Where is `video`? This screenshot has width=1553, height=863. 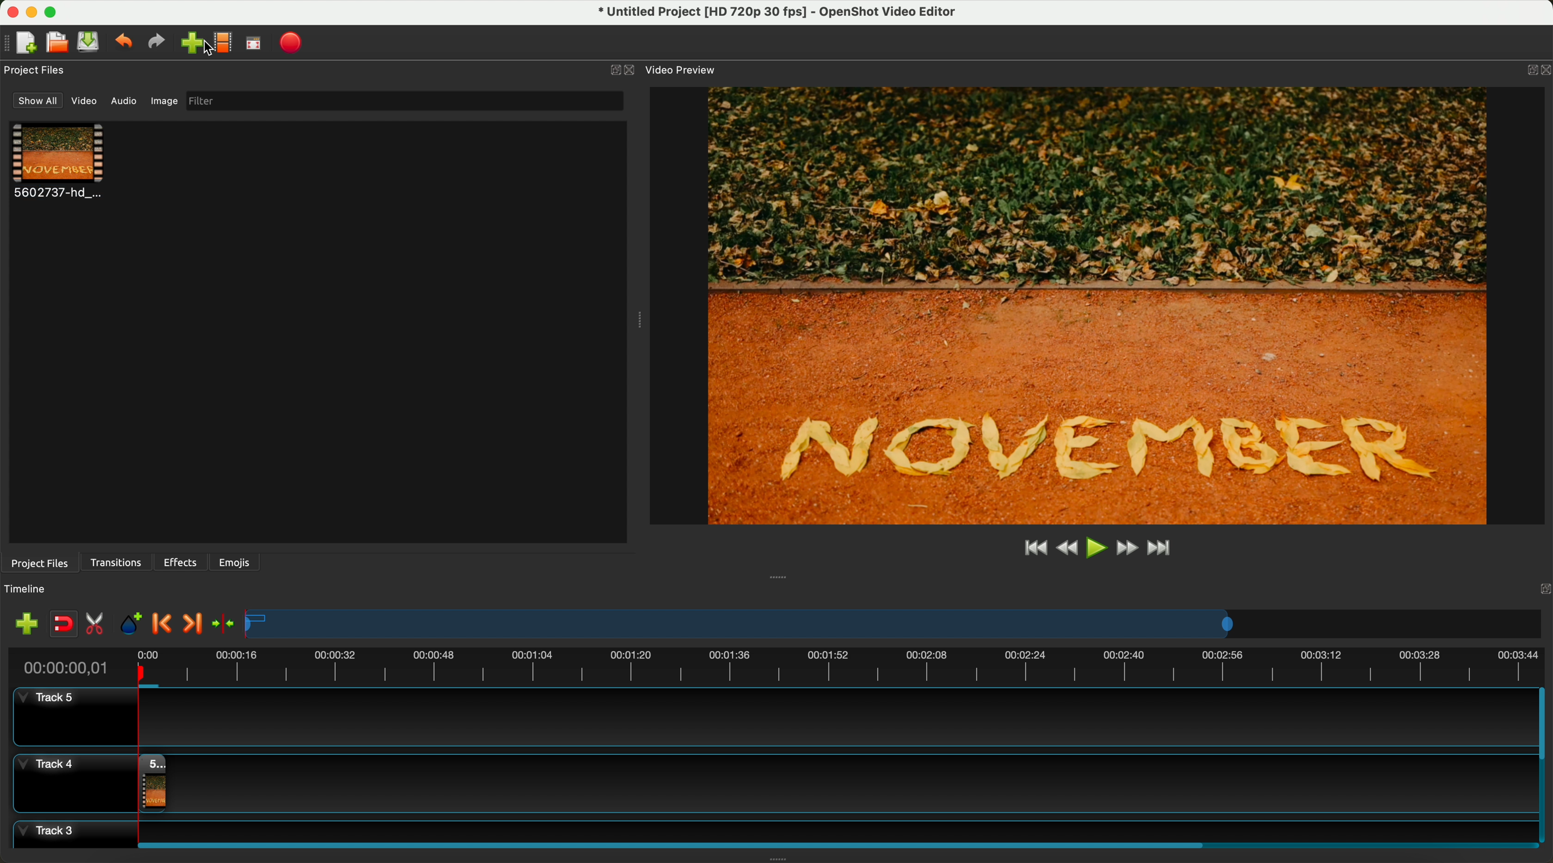
video is located at coordinates (86, 103).